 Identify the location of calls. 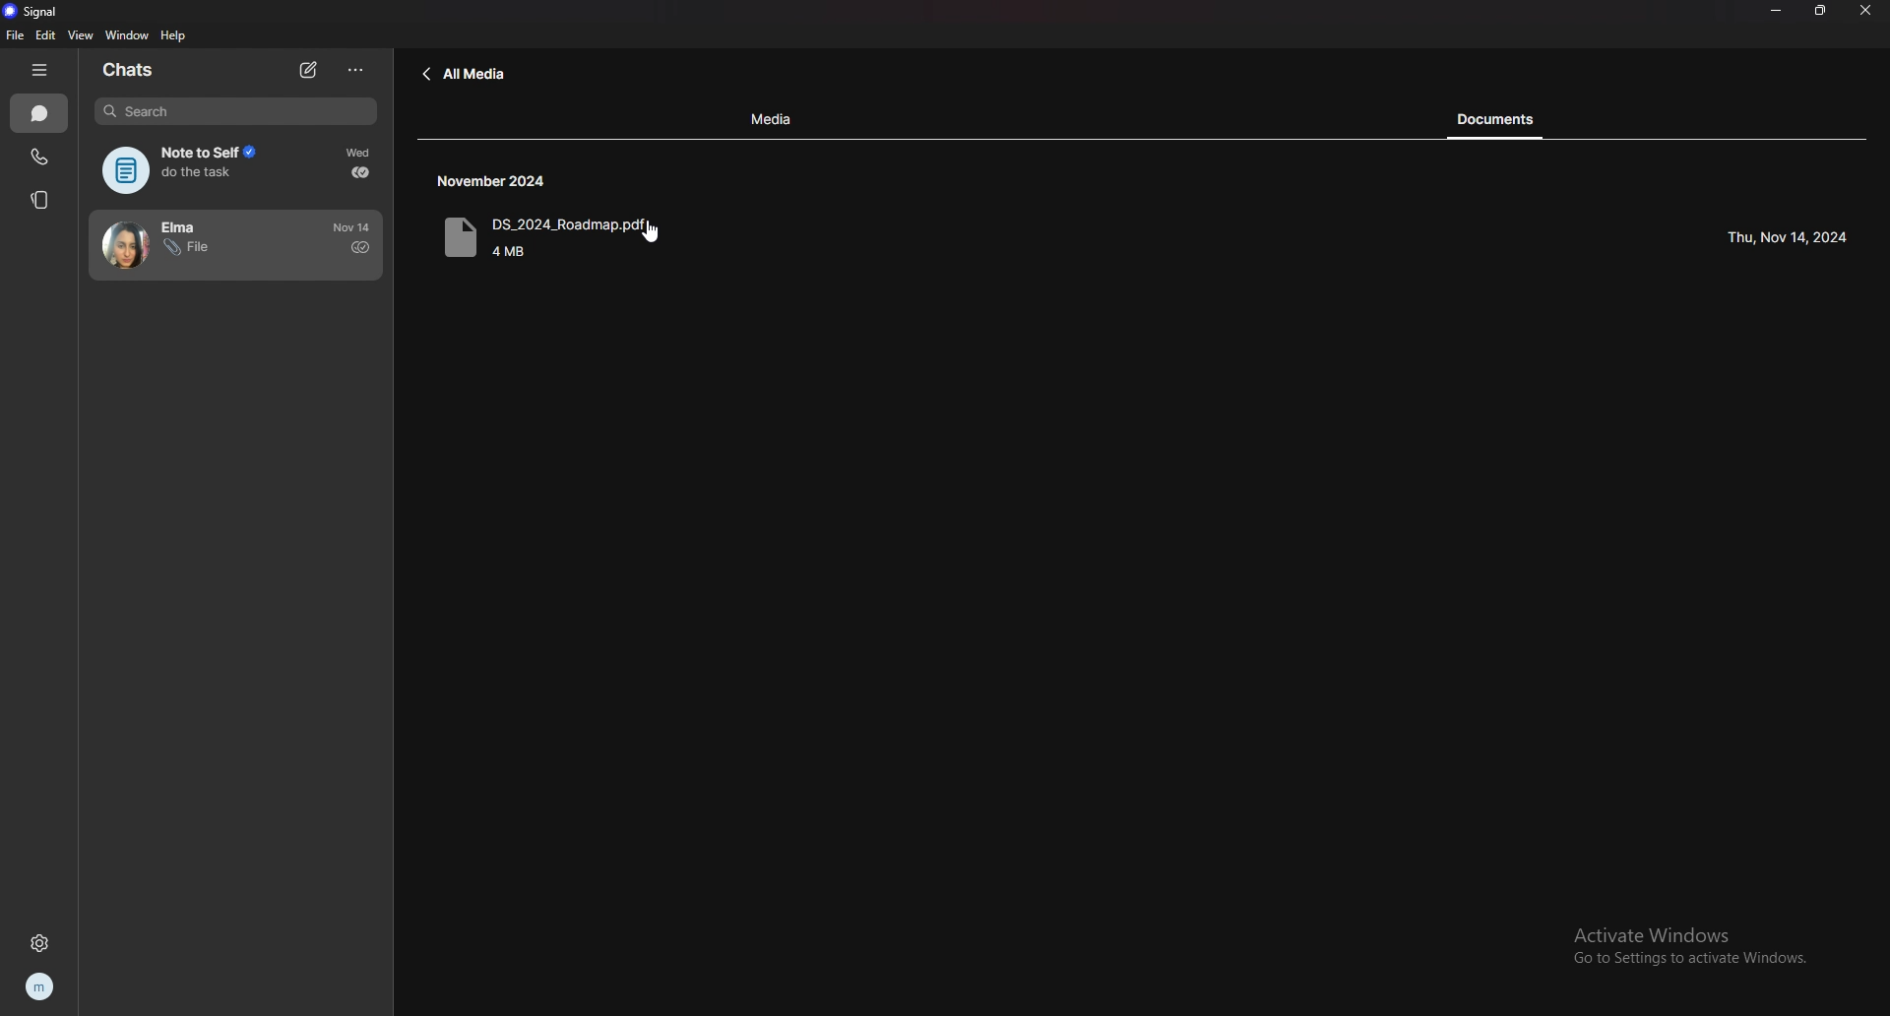
(40, 158).